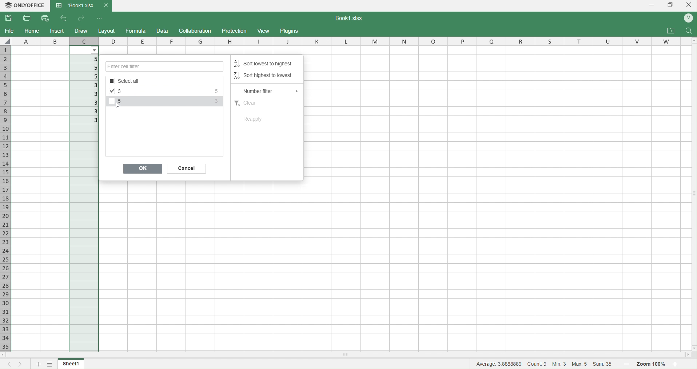 The width and height of the screenshot is (697, 369). I want to click on Sort lowest to highest, so click(266, 64).